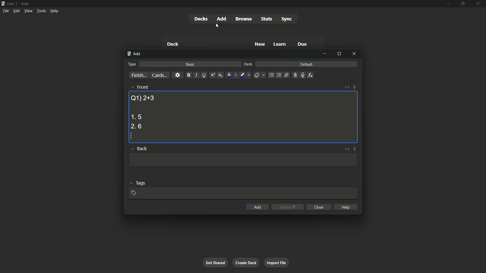 This screenshot has width=486, height=273. What do you see at coordinates (28, 10) in the screenshot?
I see `view menu` at bounding box center [28, 10].